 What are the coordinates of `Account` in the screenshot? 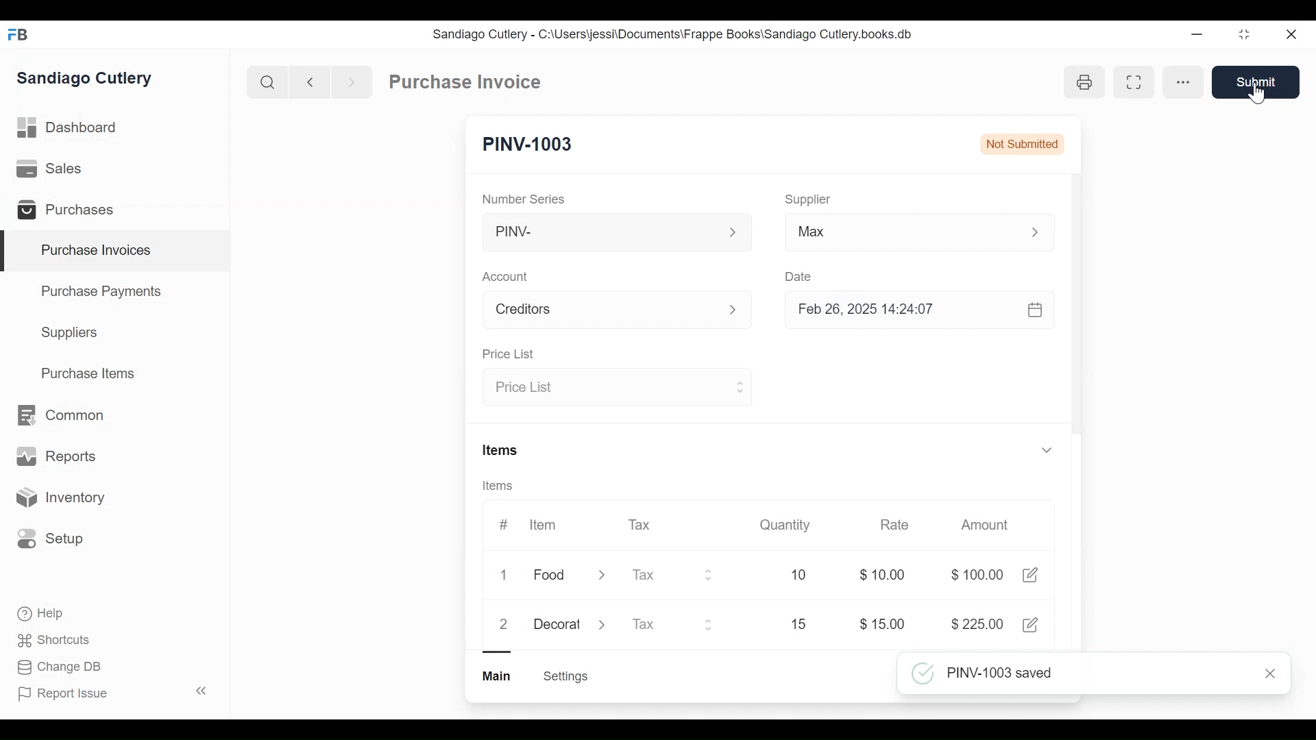 It's located at (508, 278).